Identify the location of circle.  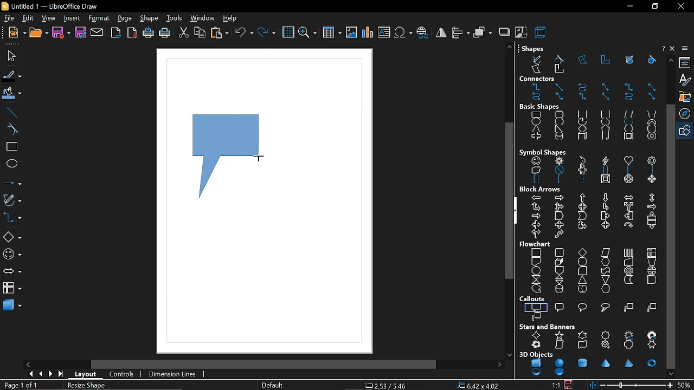
(560, 121).